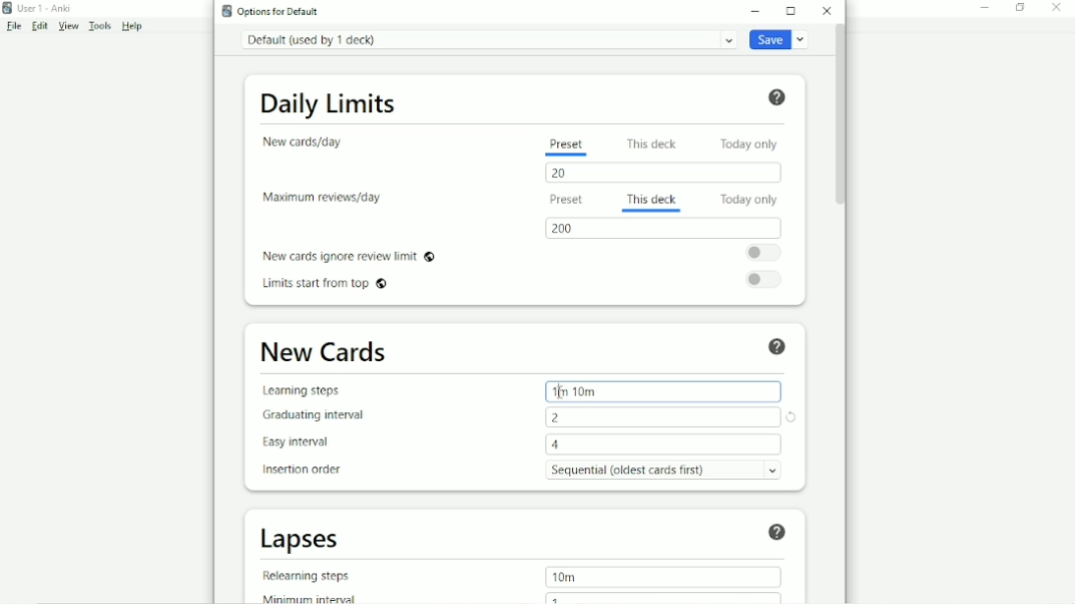  What do you see at coordinates (325, 199) in the screenshot?
I see `Maximum reviews/day` at bounding box center [325, 199].